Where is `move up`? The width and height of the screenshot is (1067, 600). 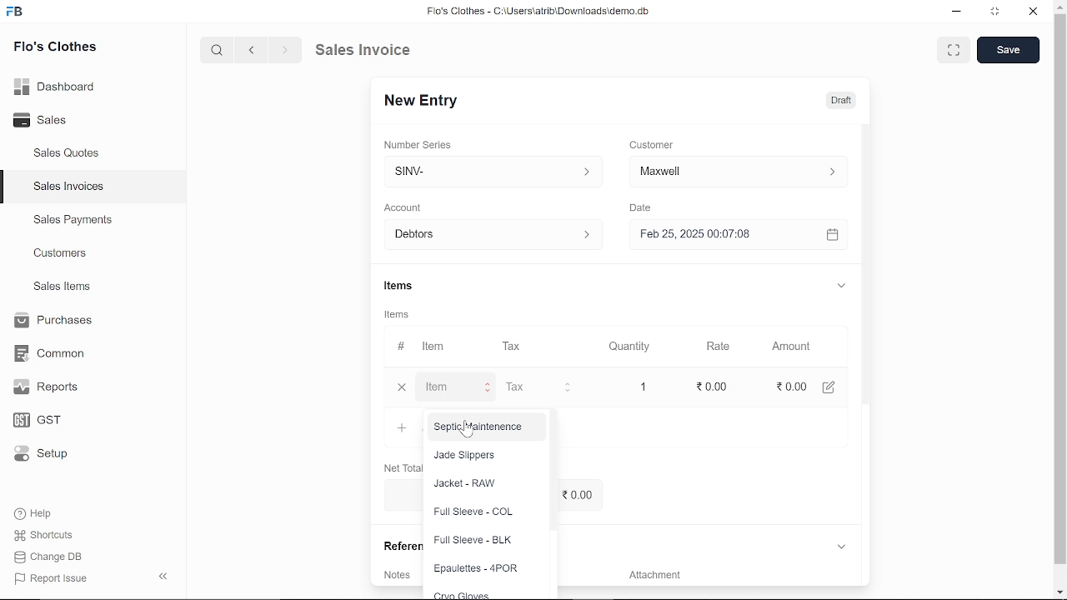
move up is located at coordinates (1060, 6).